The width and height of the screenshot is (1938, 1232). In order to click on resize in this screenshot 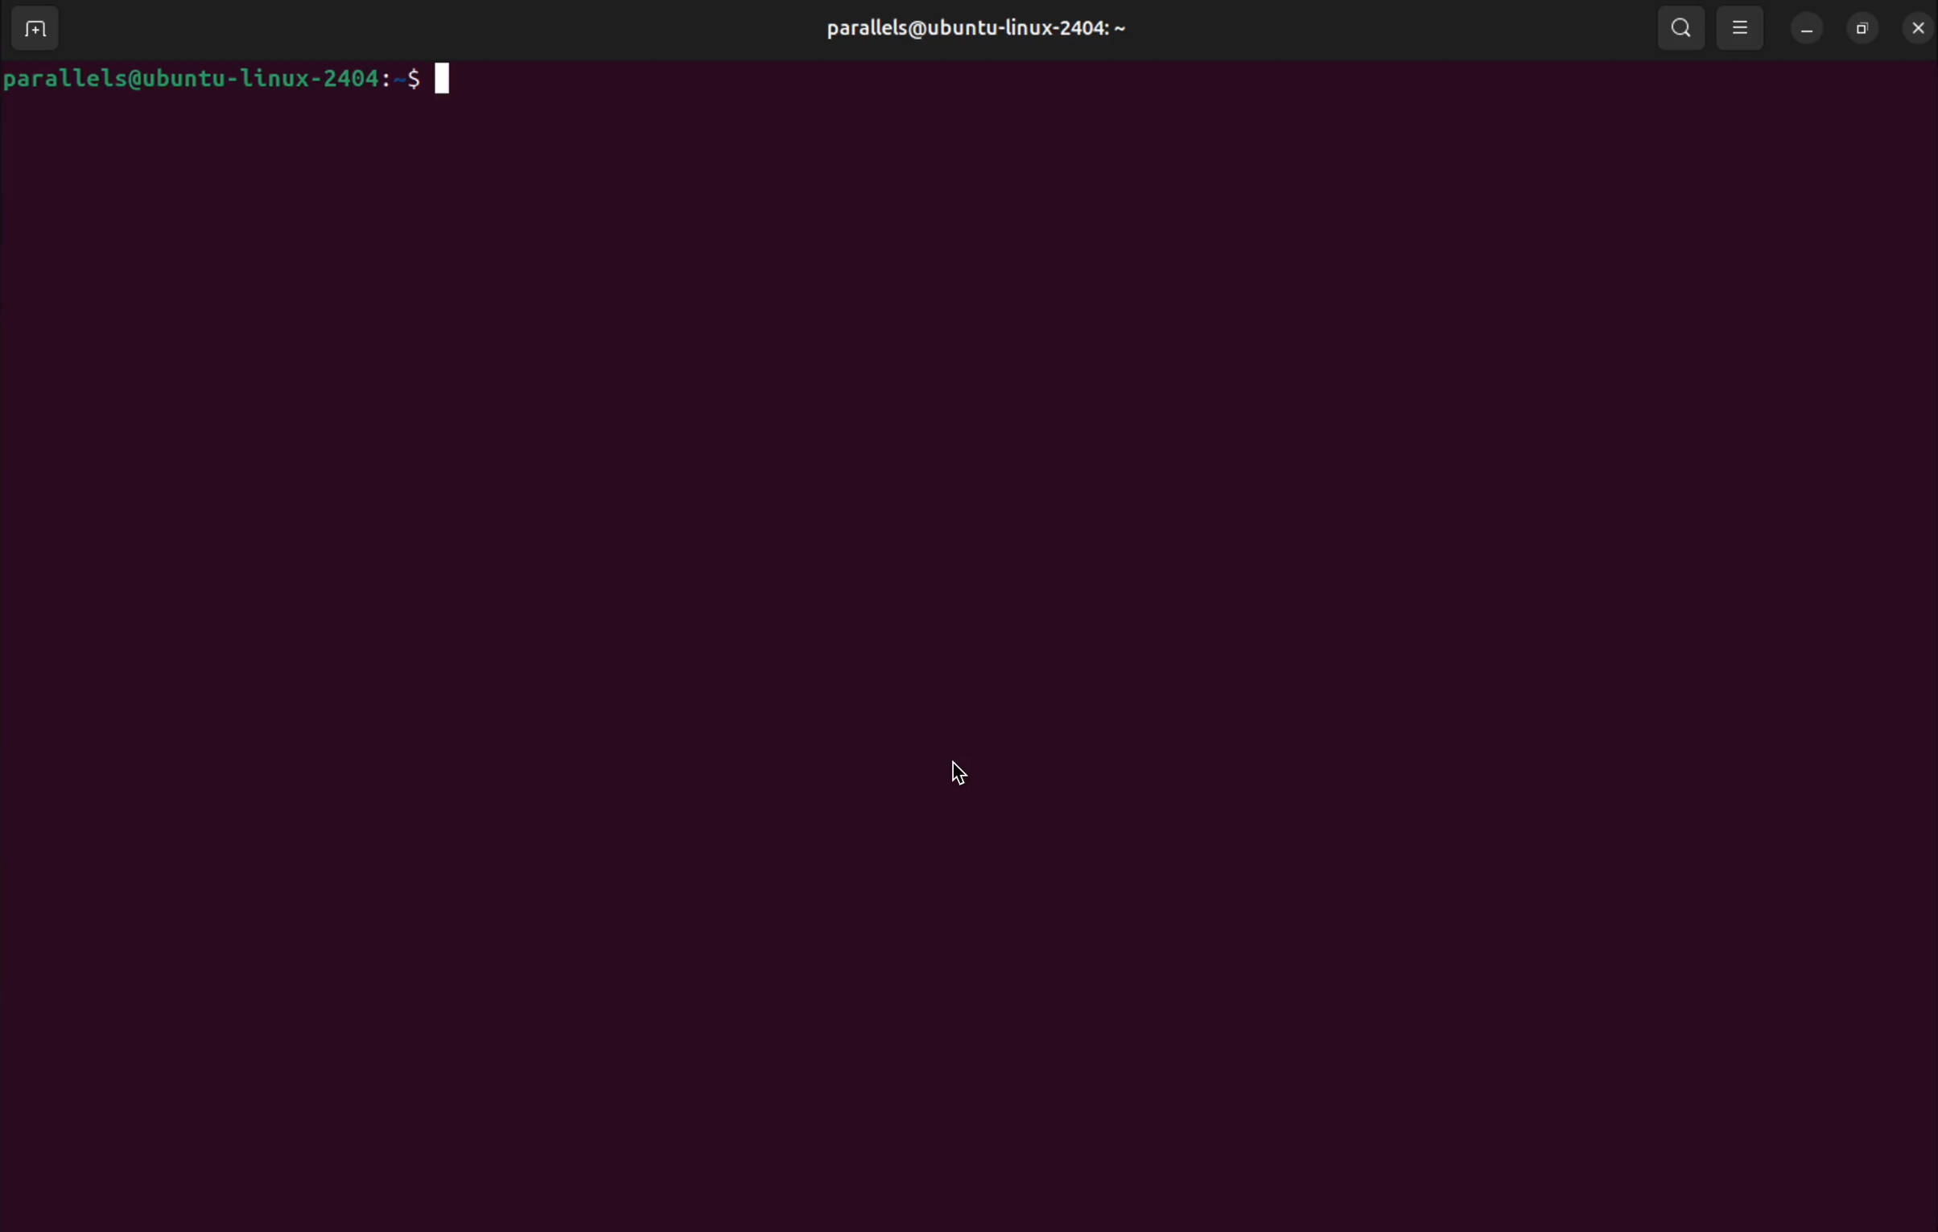, I will do `click(1862, 25)`.